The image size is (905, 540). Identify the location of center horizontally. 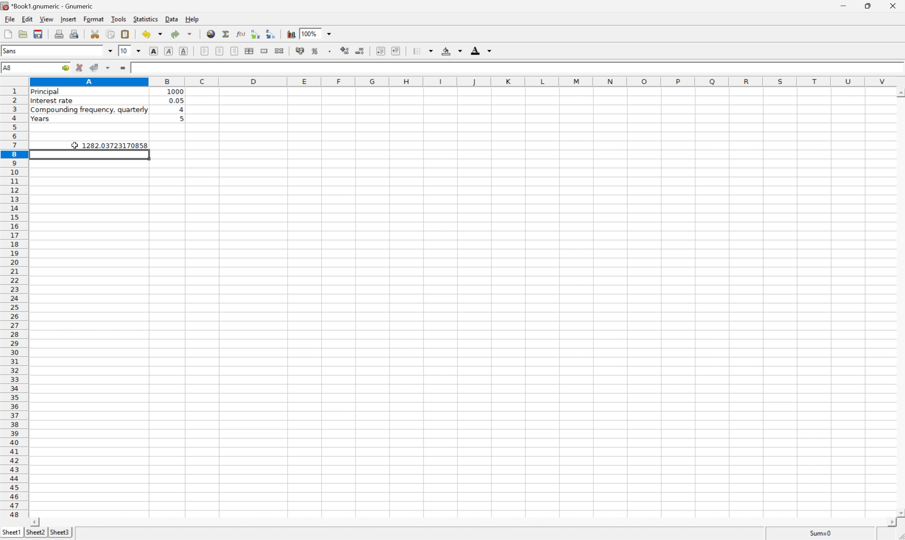
(250, 51).